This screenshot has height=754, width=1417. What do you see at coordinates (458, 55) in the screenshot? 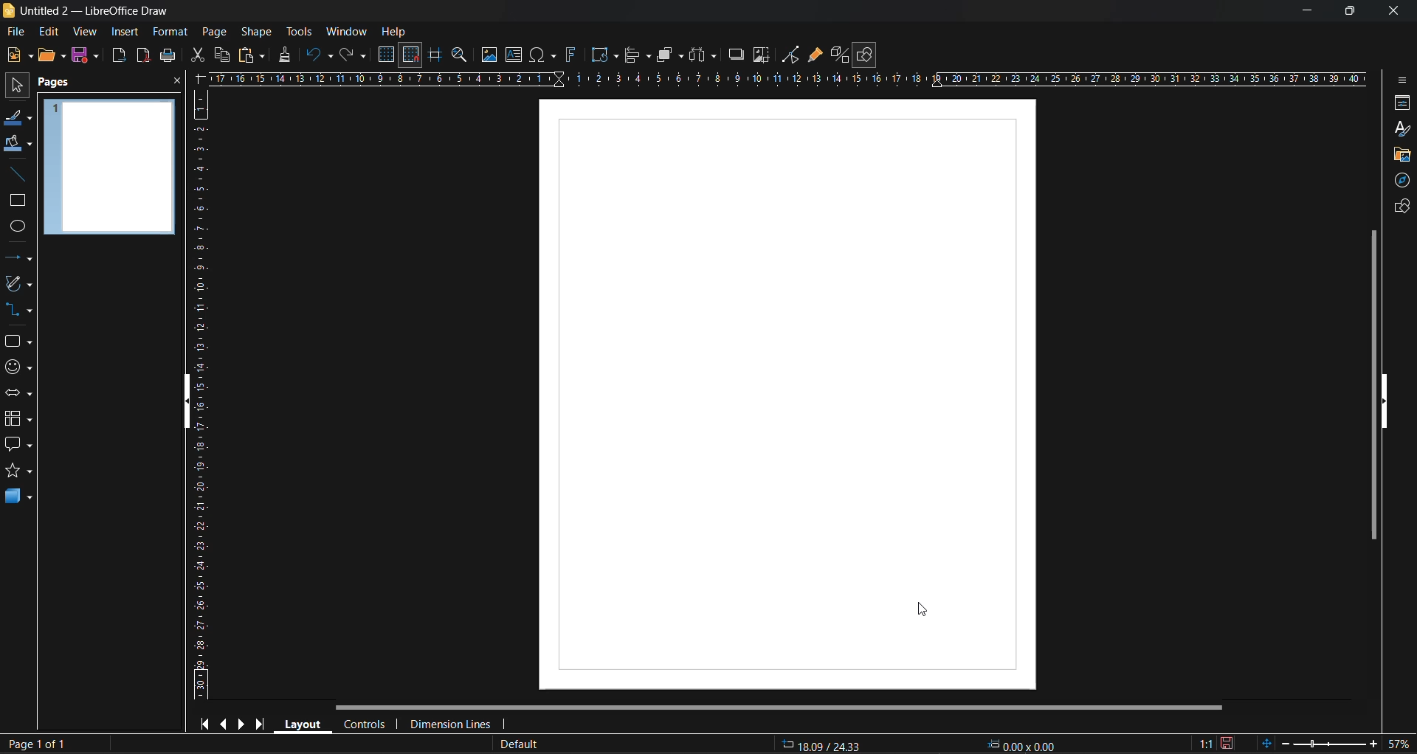
I see `zoom and pan` at bounding box center [458, 55].